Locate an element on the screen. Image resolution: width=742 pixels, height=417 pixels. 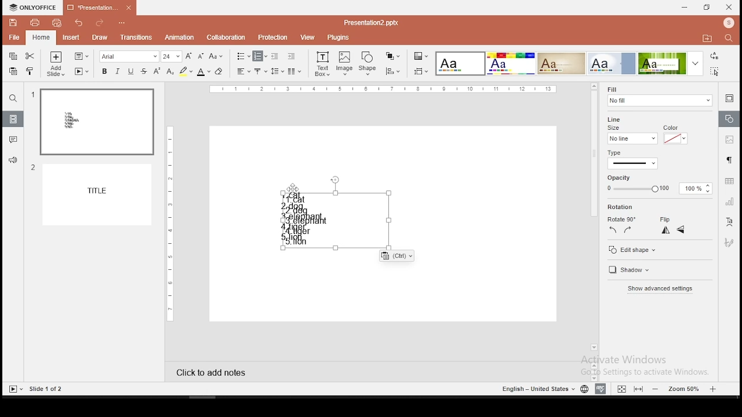
replace is located at coordinates (715, 56).